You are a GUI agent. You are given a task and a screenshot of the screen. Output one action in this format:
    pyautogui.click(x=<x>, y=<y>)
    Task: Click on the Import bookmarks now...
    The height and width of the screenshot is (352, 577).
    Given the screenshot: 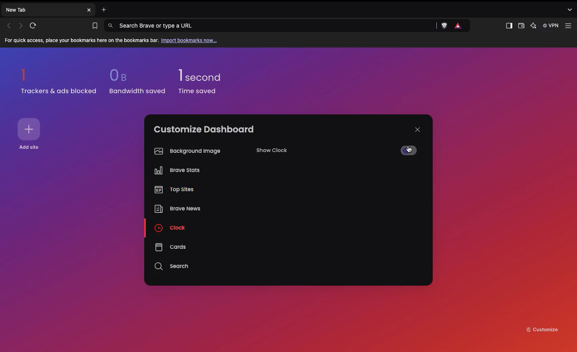 What is the action you would take?
    pyautogui.click(x=191, y=40)
    